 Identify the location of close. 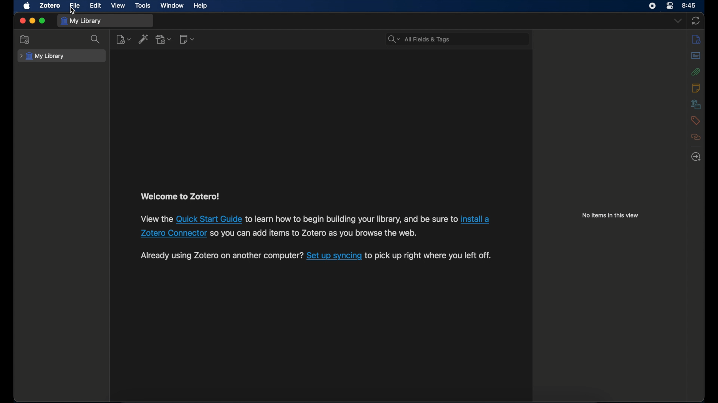
(22, 21).